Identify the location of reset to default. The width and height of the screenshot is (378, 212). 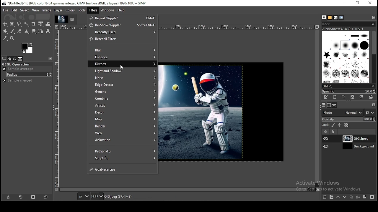
(45, 197).